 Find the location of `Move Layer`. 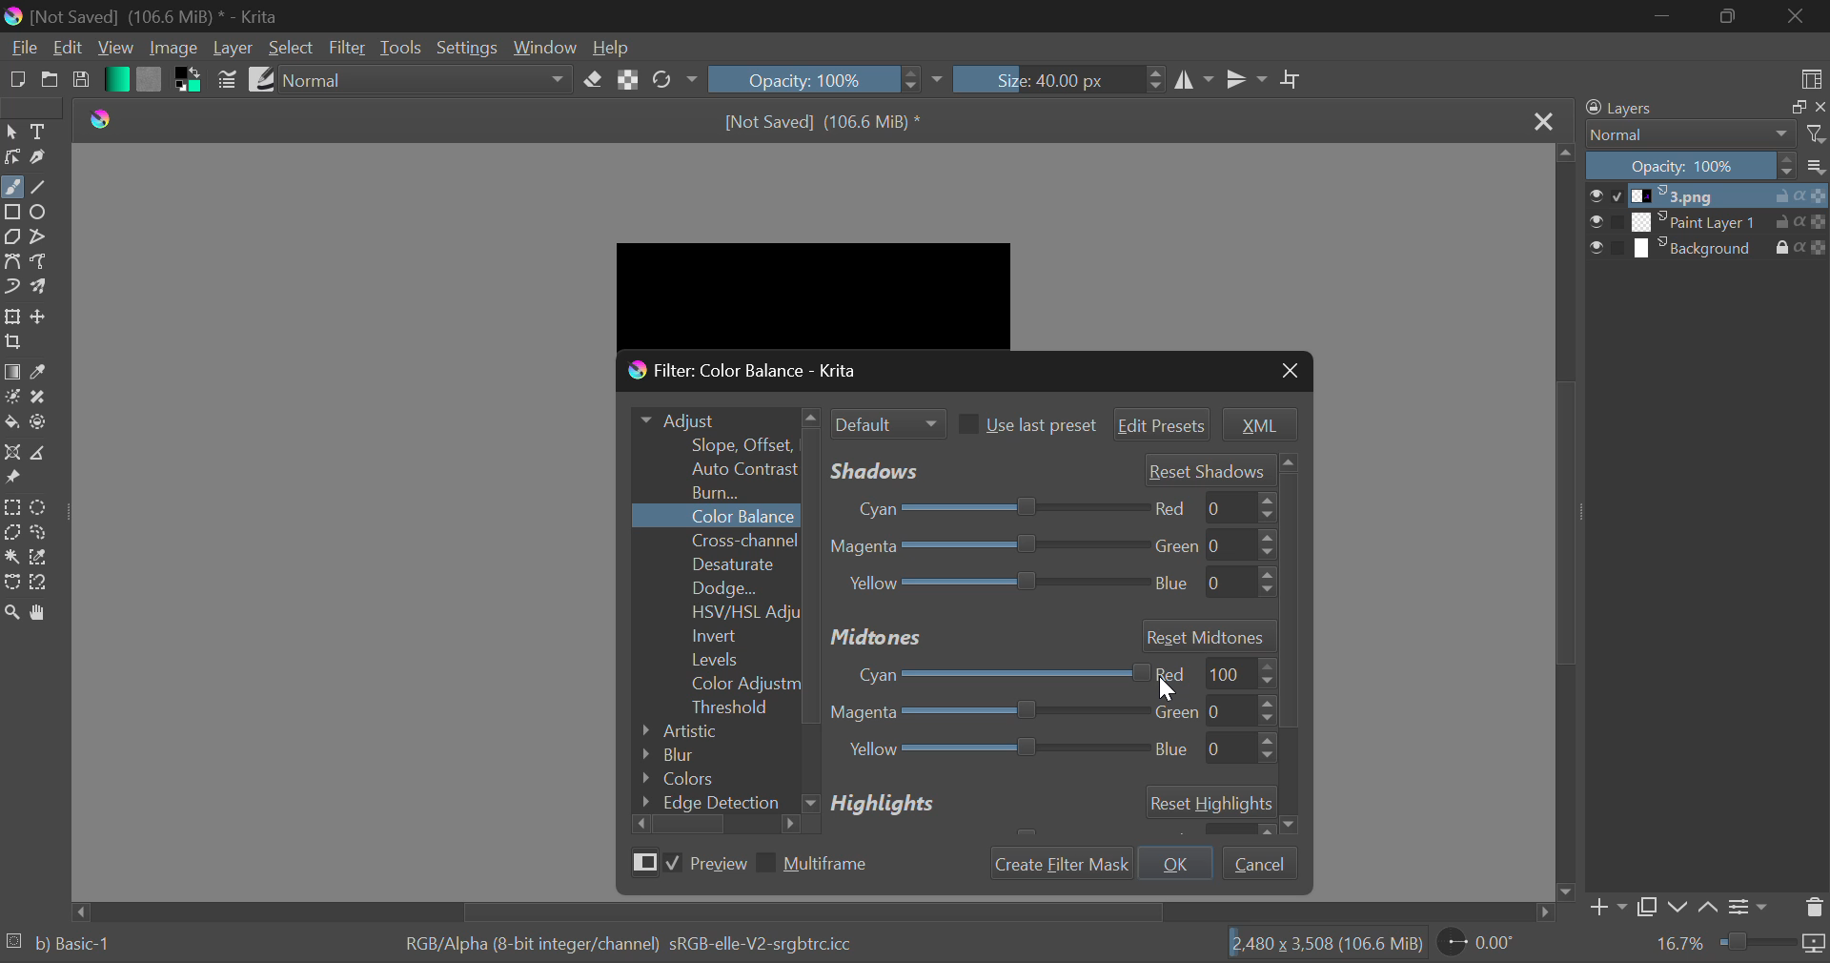

Move Layer is located at coordinates (44, 318).